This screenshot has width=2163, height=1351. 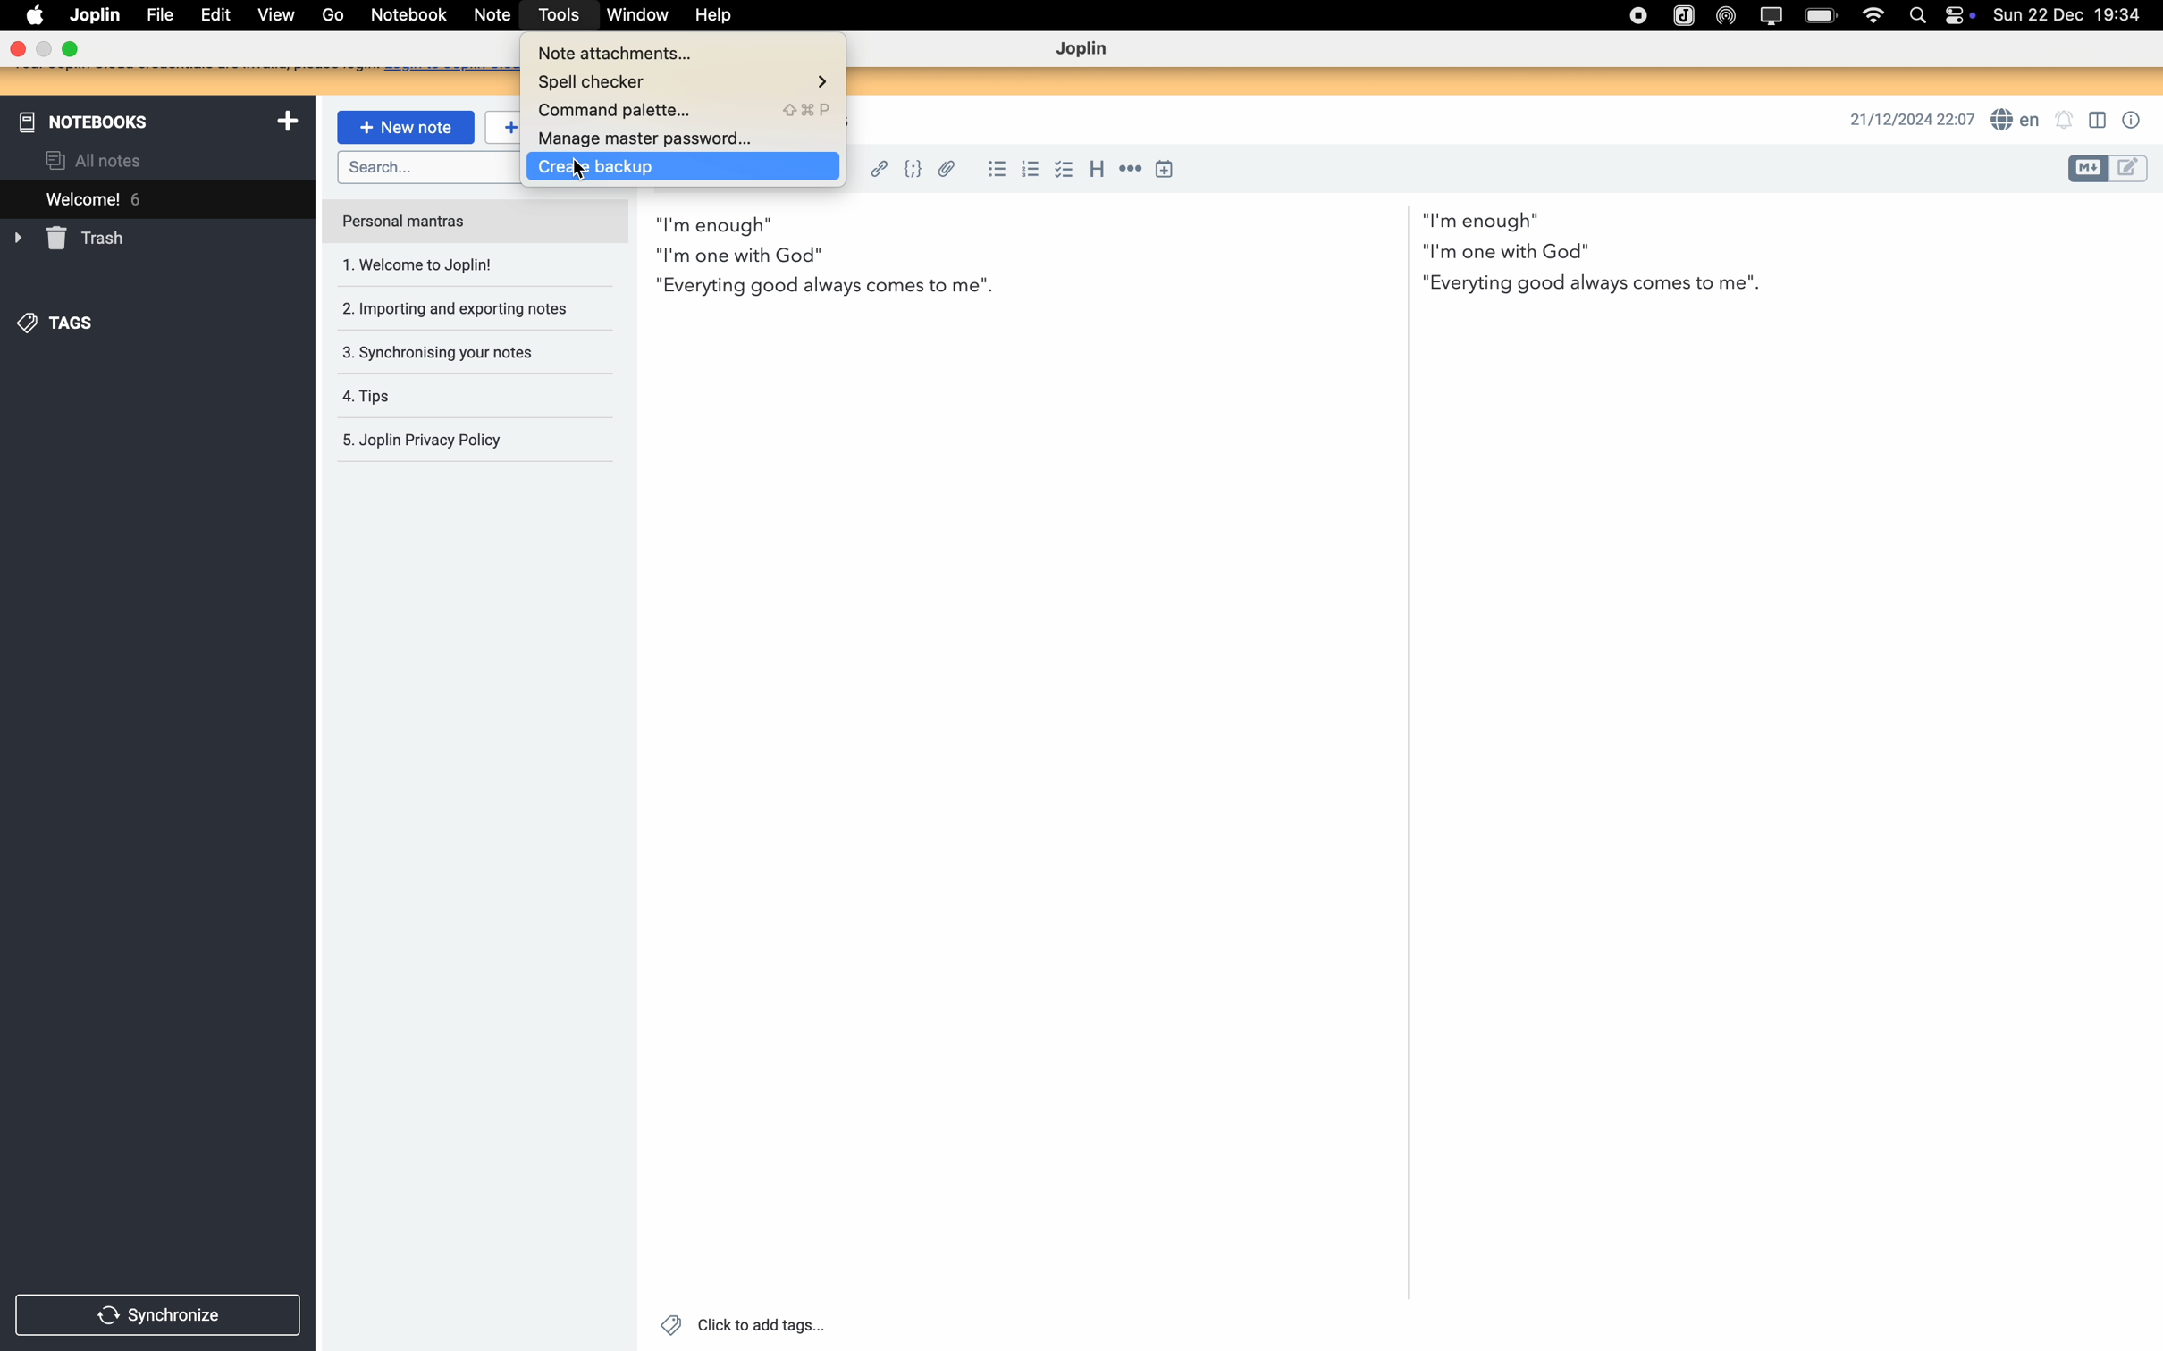 What do you see at coordinates (96, 13) in the screenshot?
I see `Joplin` at bounding box center [96, 13].